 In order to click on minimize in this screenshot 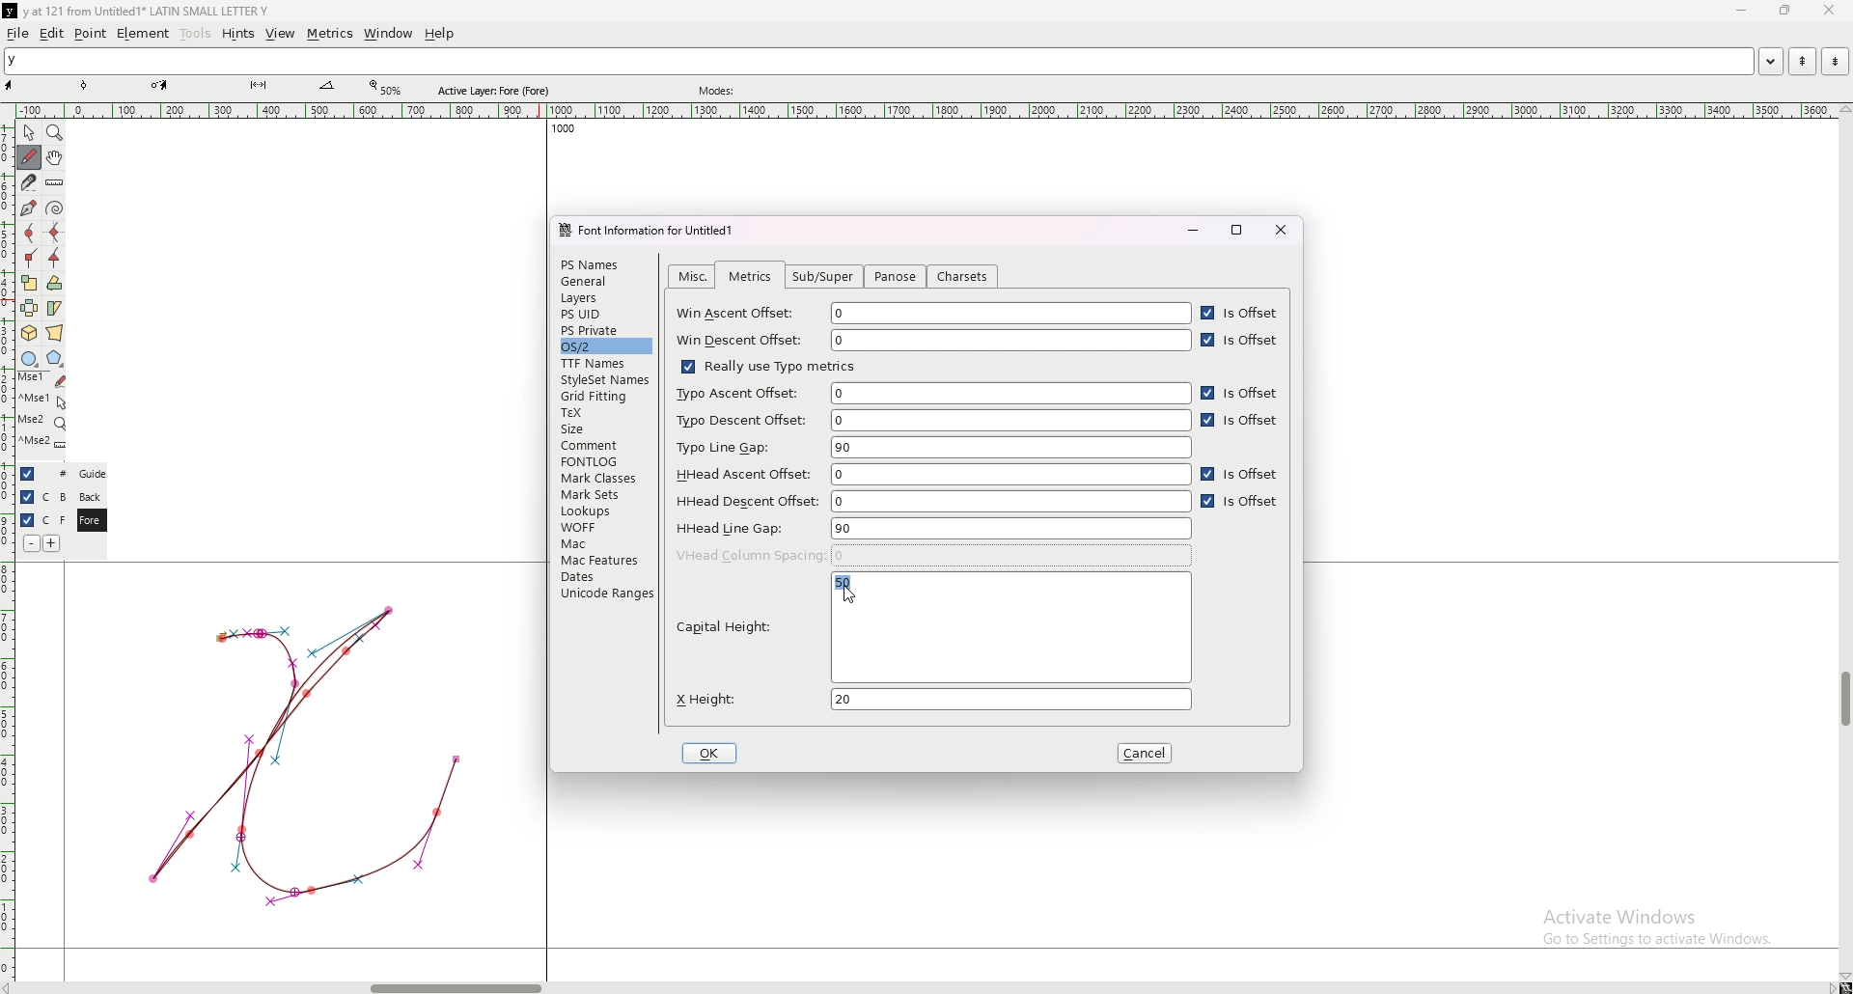, I will do `click(1744, 12)`.